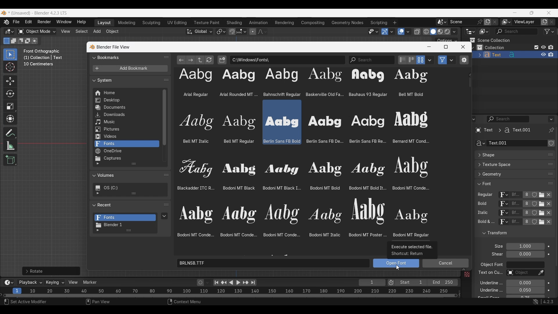 This screenshot has width=558, height=314. I want to click on Viewport shading, rendered, so click(447, 31).